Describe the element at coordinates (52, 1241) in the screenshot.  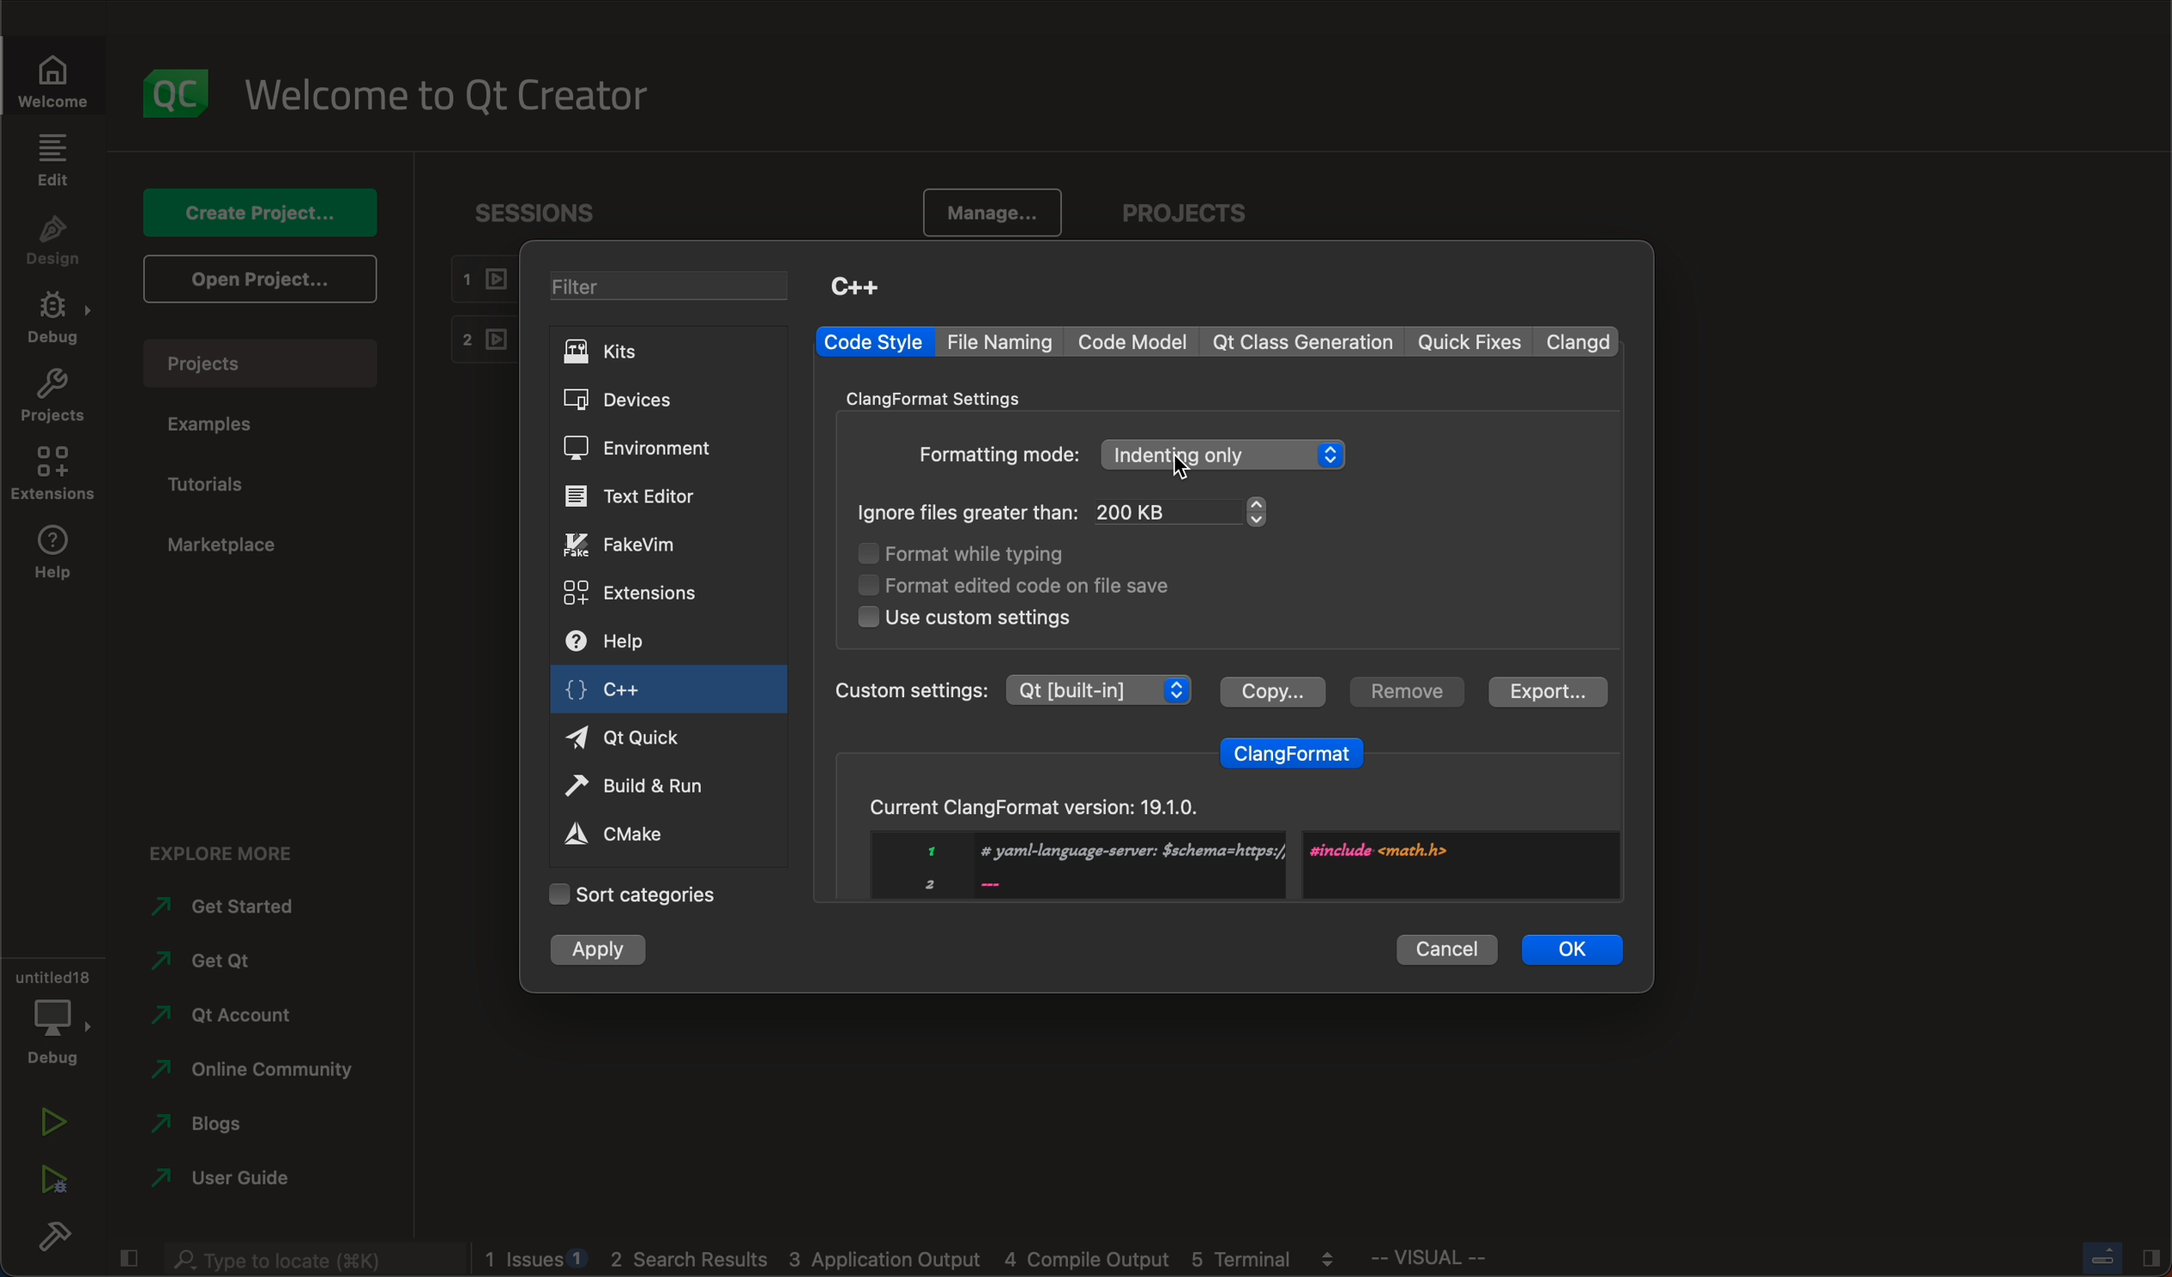
I see `build` at that location.